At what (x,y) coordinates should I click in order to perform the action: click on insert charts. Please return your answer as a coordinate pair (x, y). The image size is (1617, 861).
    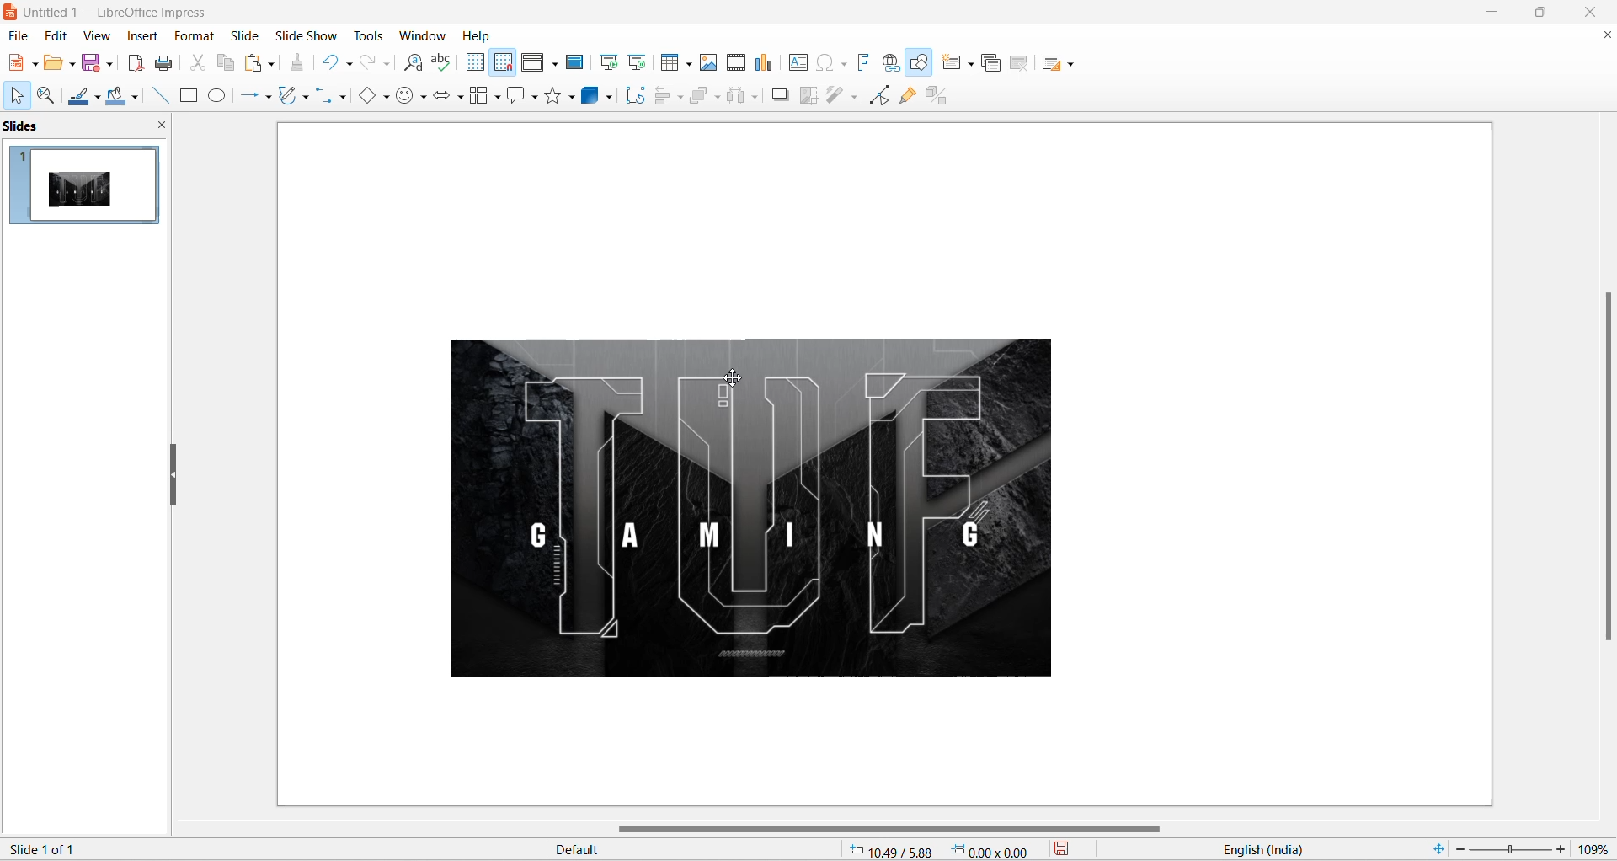
    Looking at the image, I should click on (765, 63).